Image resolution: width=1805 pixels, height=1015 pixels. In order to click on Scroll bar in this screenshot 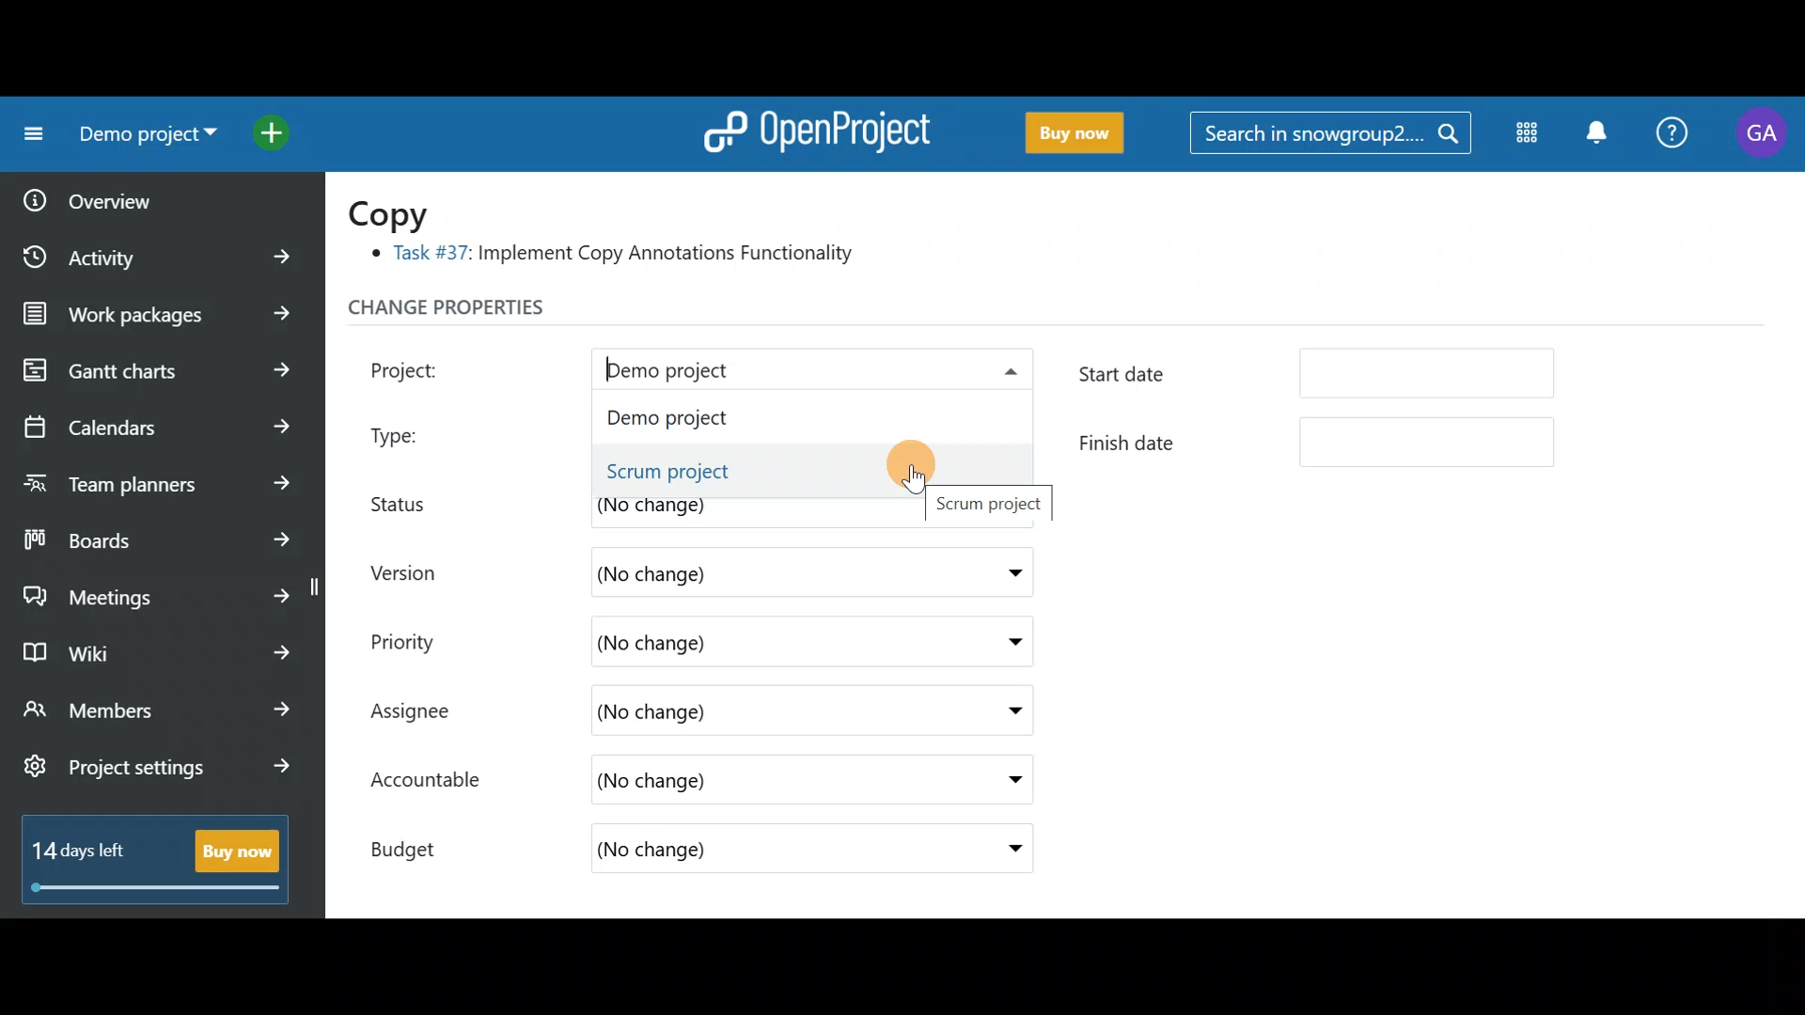, I will do `click(1794, 546)`.